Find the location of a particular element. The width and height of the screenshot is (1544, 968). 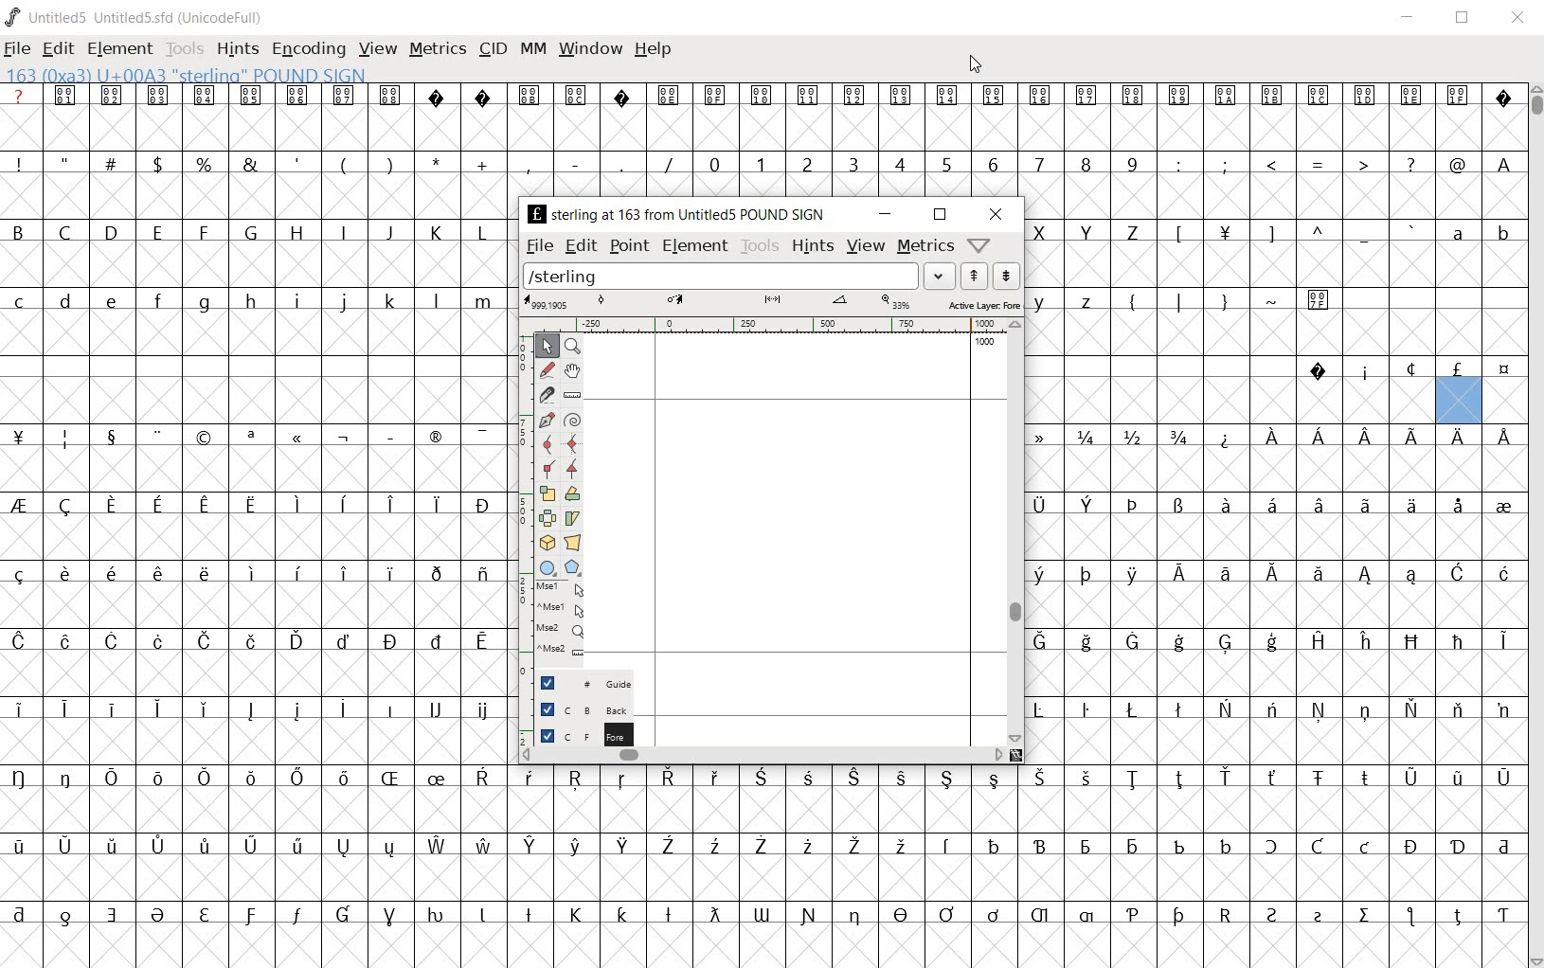

edit is located at coordinates (59, 50).